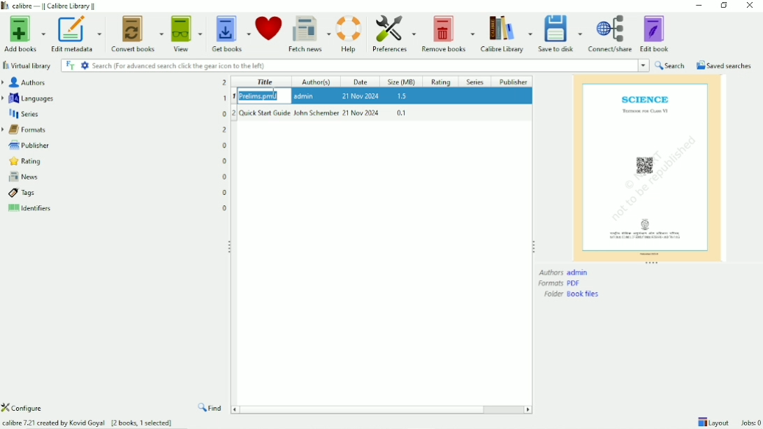 The height and width of the screenshot is (429, 763). Describe the element at coordinates (78, 34) in the screenshot. I see `Edit metadata` at that location.